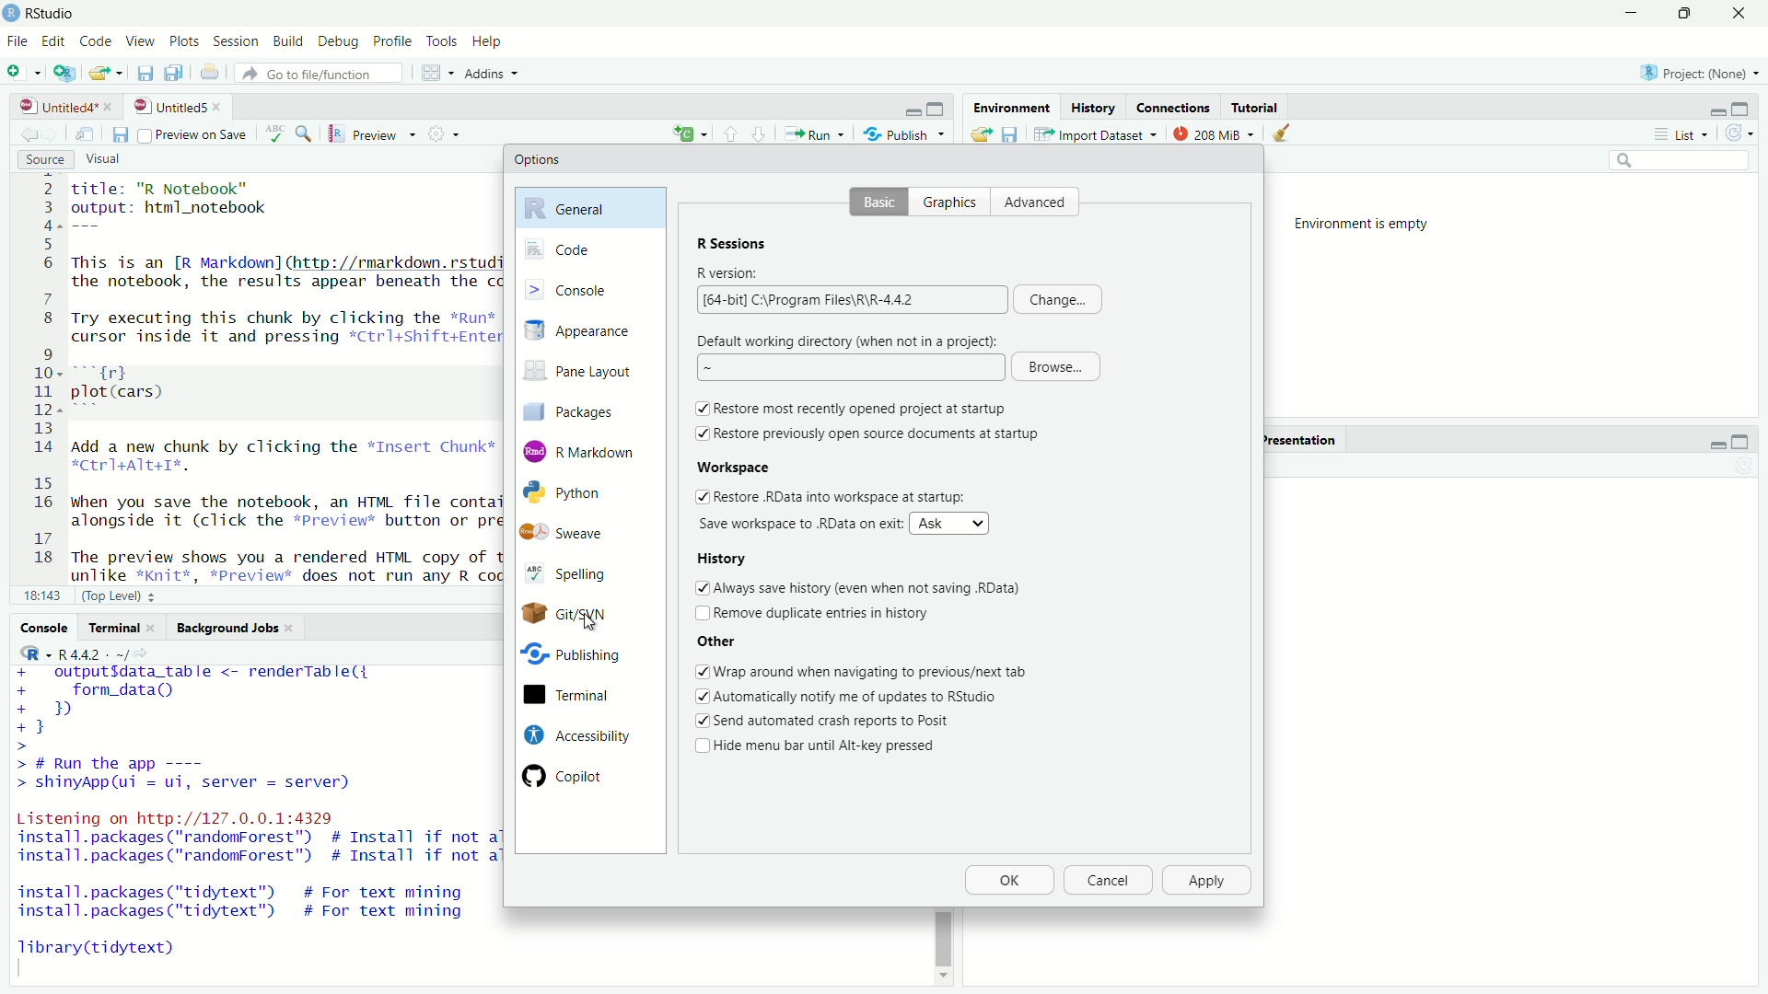 The height and width of the screenshot is (994, 1768). What do you see at coordinates (288, 133) in the screenshot?
I see `ABC` at bounding box center [288, 133].